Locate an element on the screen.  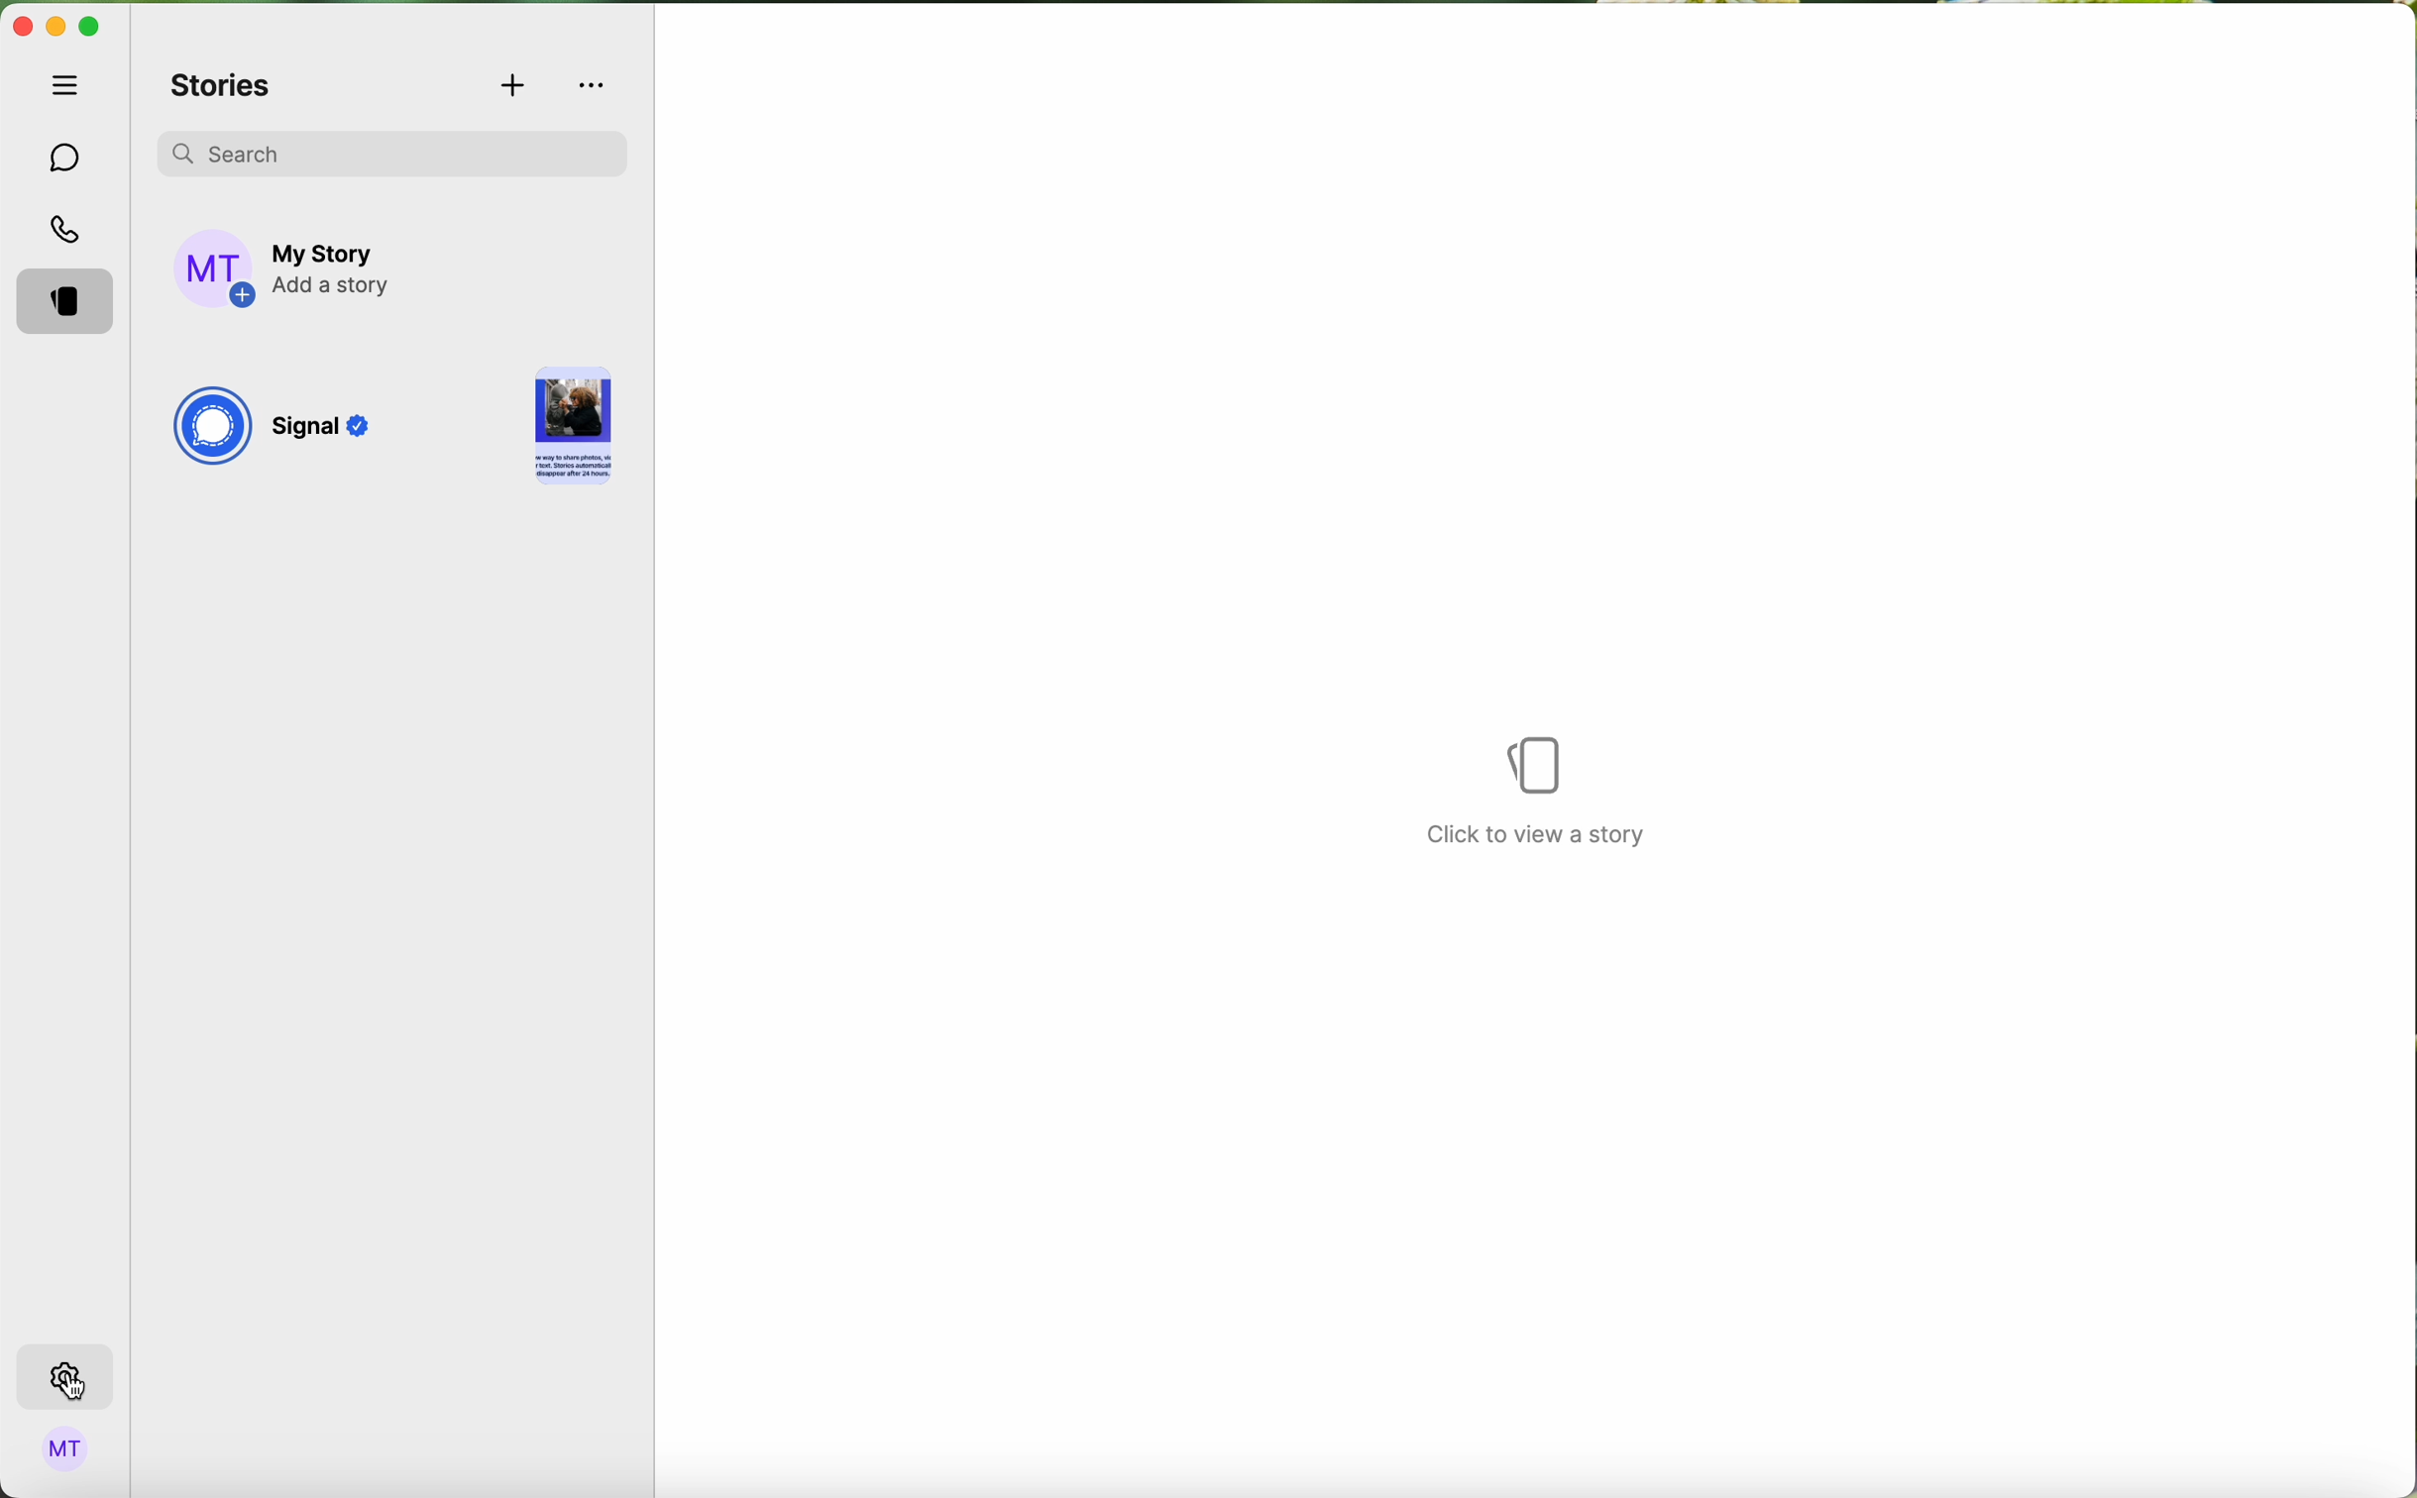
add story is located at coordinates (335, 270).